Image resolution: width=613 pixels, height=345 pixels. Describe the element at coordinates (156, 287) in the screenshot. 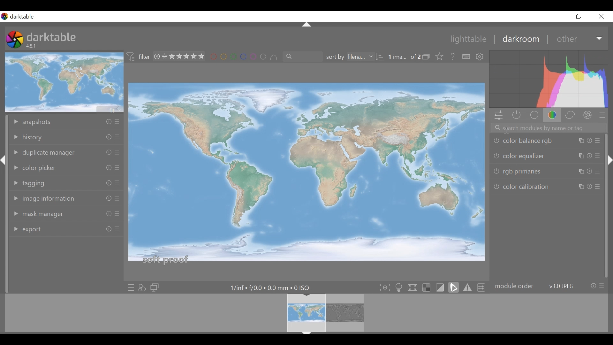

I see `display a second darkroom image window` at that location.